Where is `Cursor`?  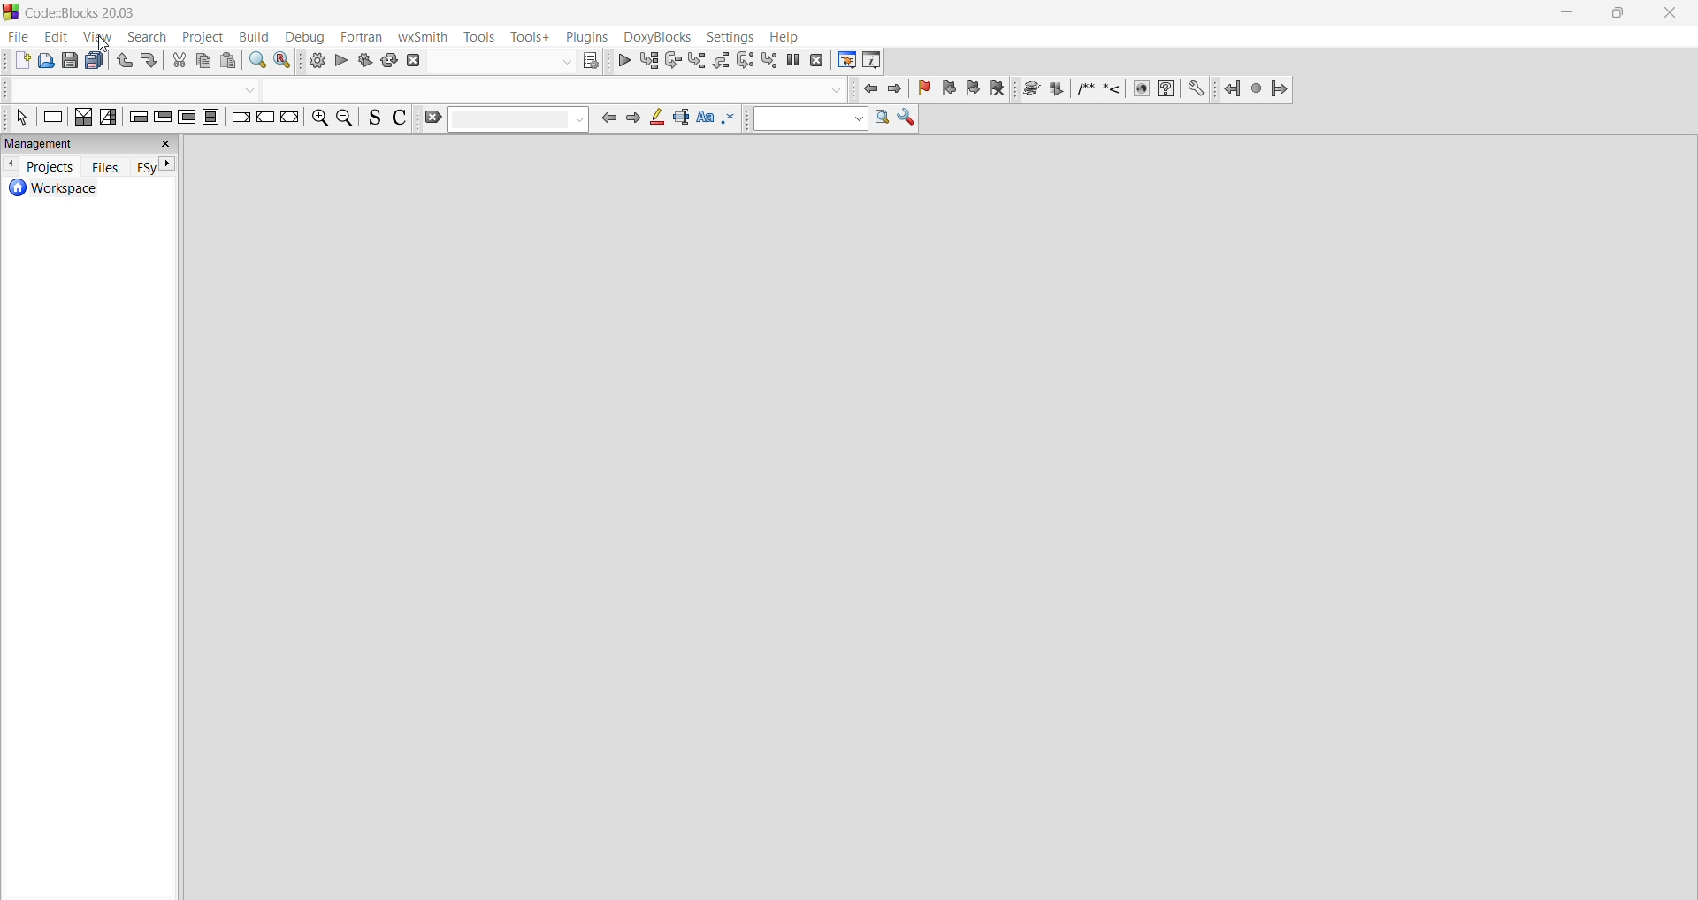 Cursor is located at coordinates (100, 42).